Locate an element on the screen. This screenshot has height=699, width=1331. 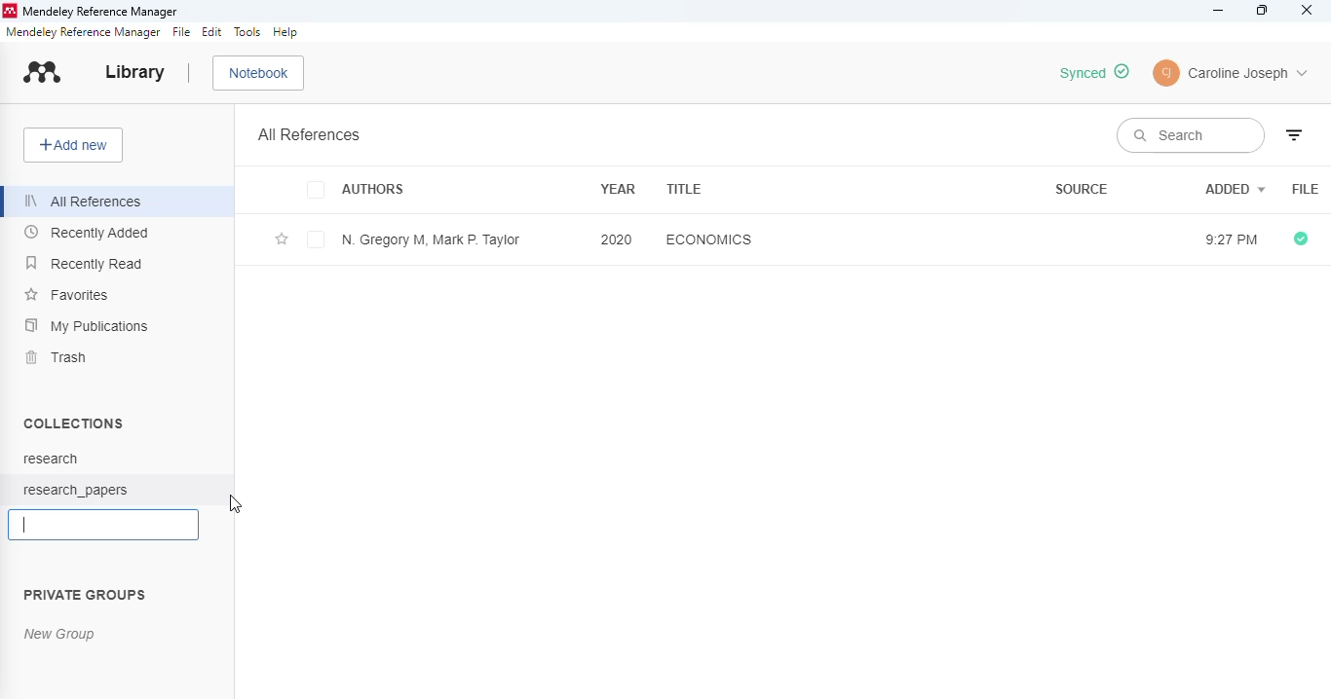
recently read is located at coordinates (85, 263).